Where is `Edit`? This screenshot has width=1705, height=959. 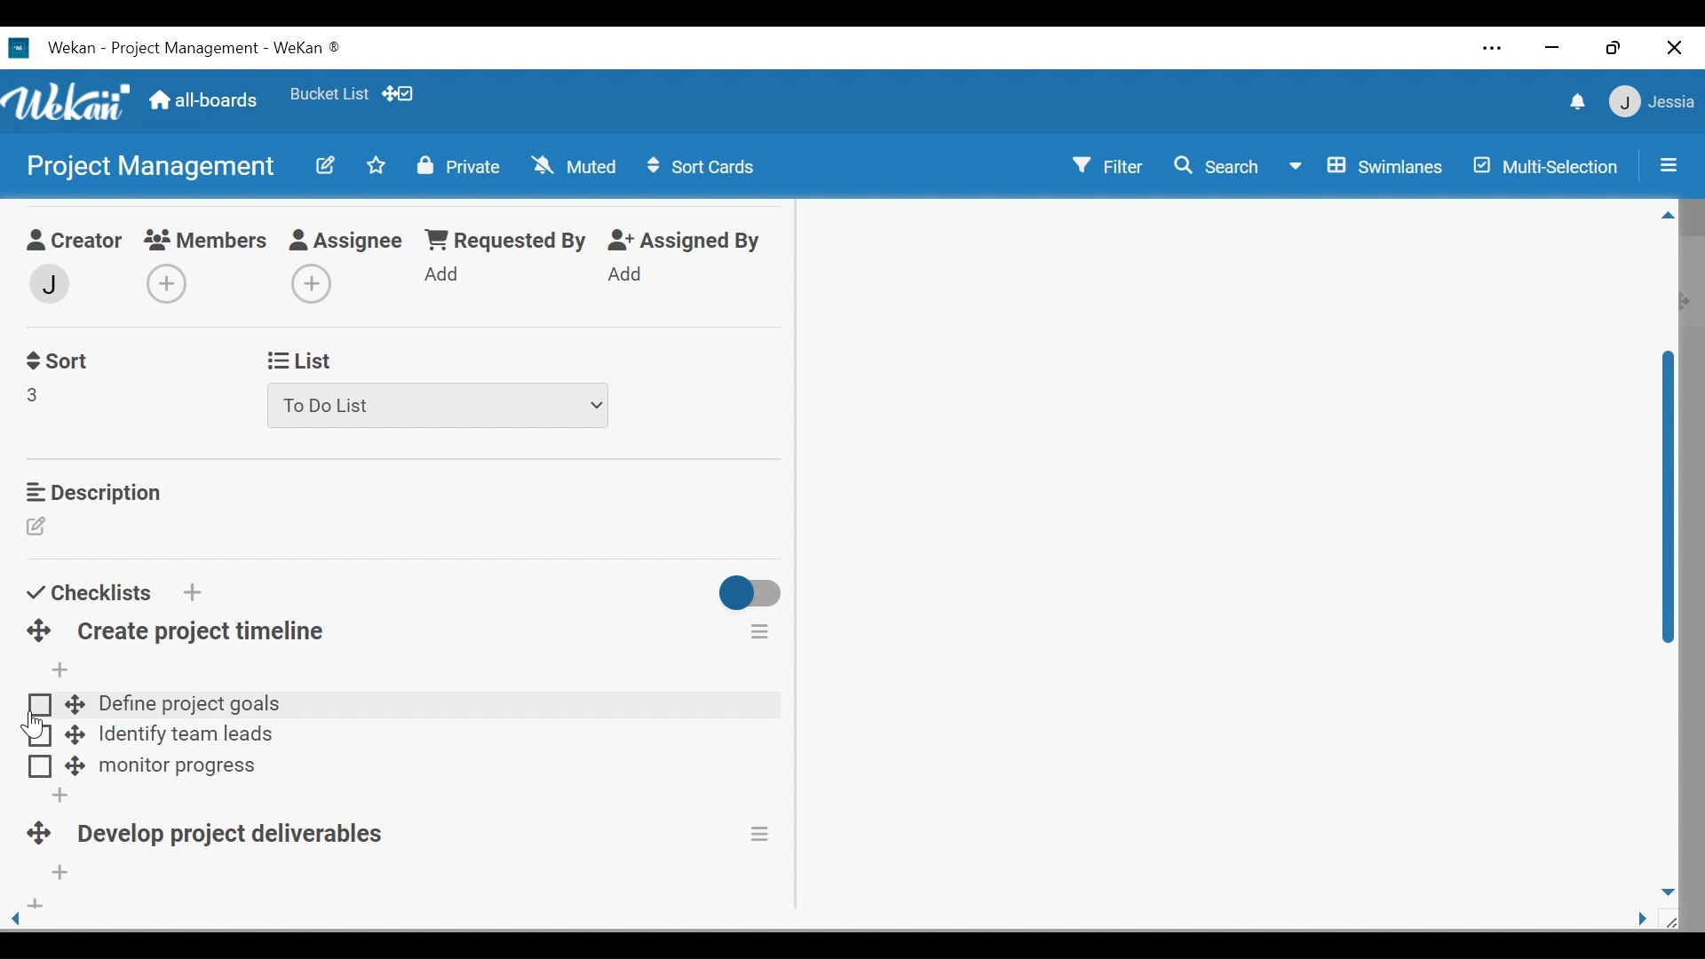
Edit is located at coordinates (328, 167).